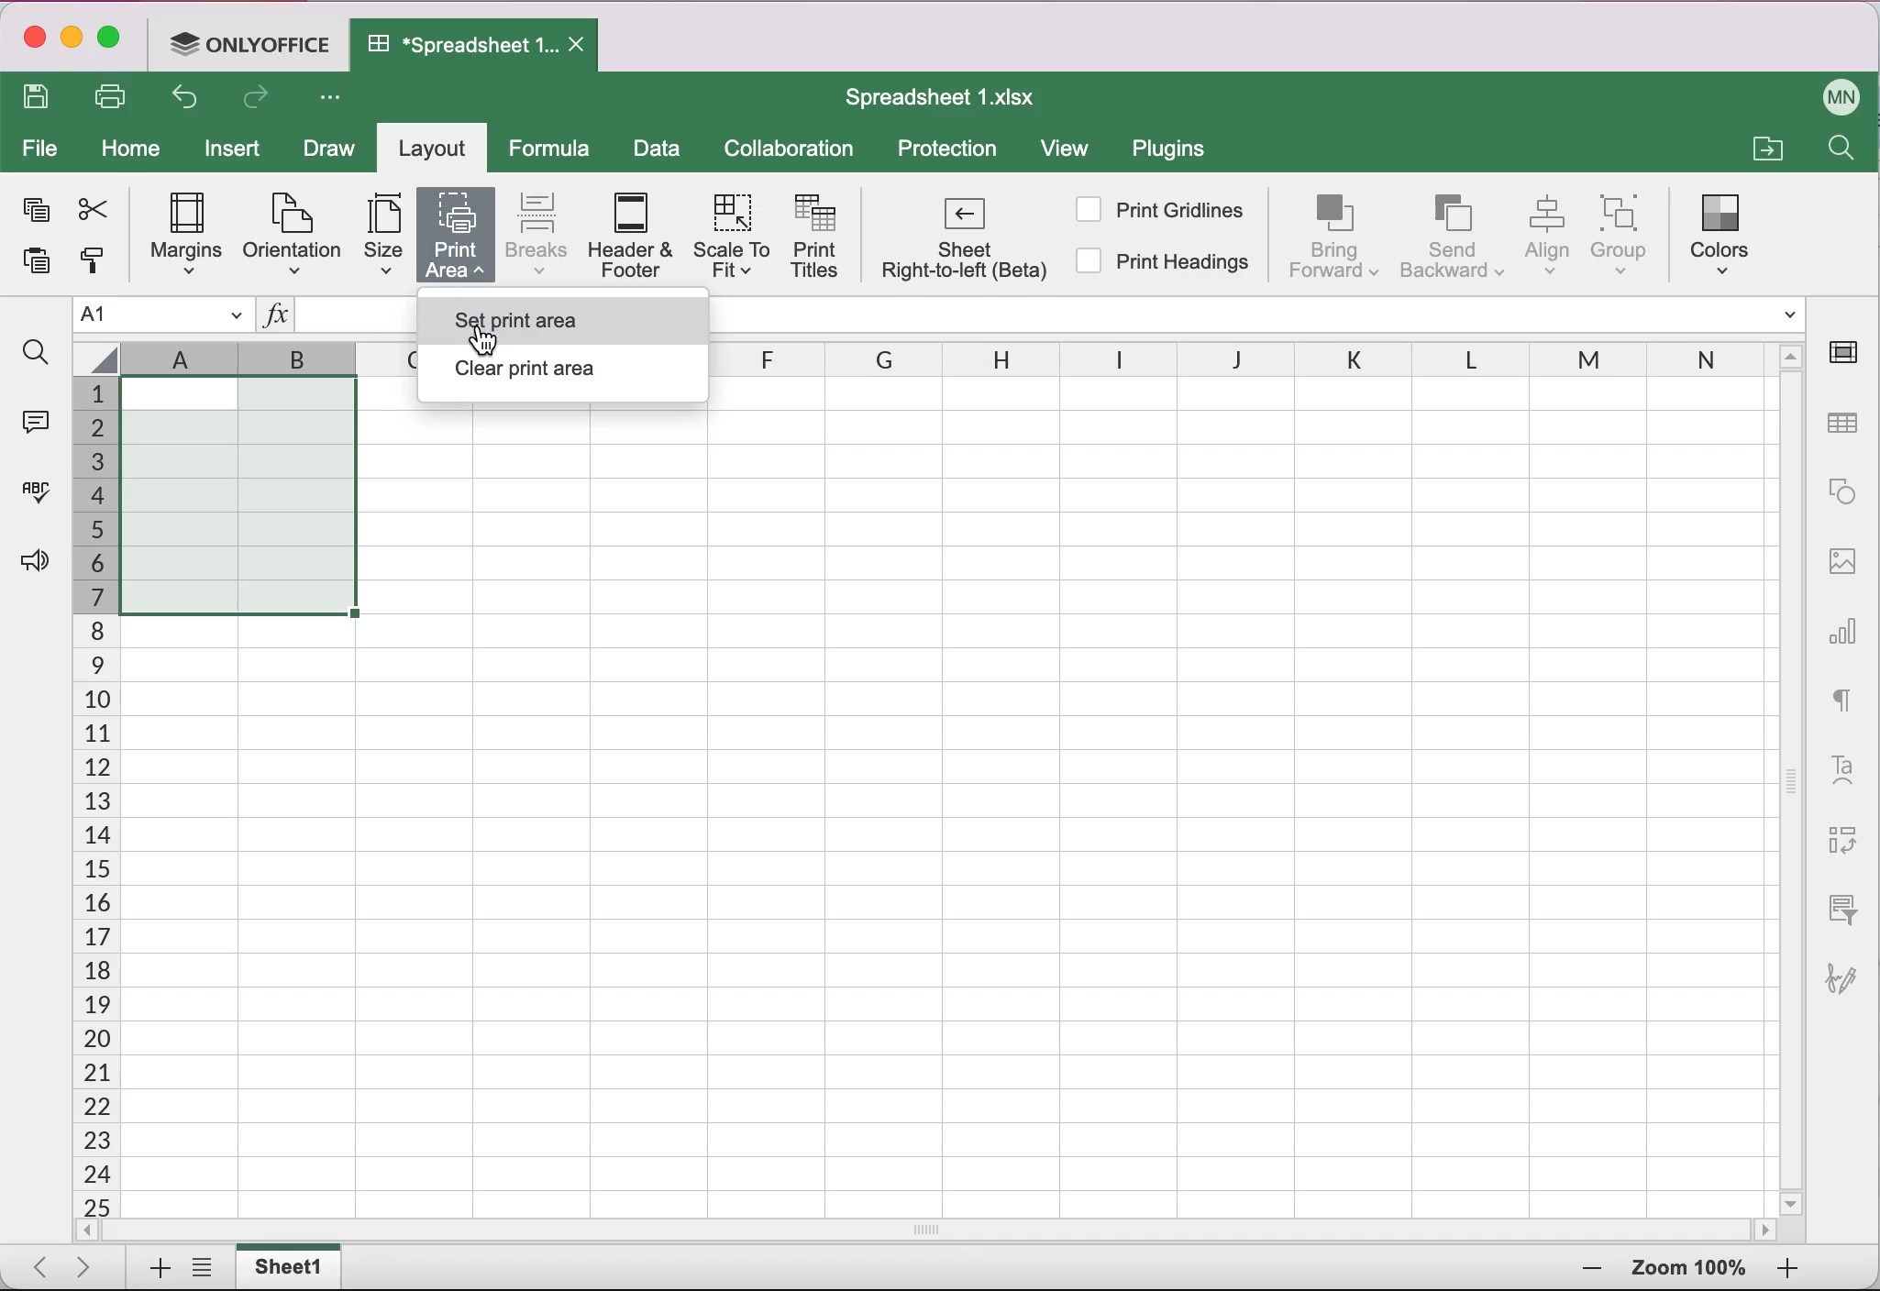  I want to click on Close, so click(581, 46).